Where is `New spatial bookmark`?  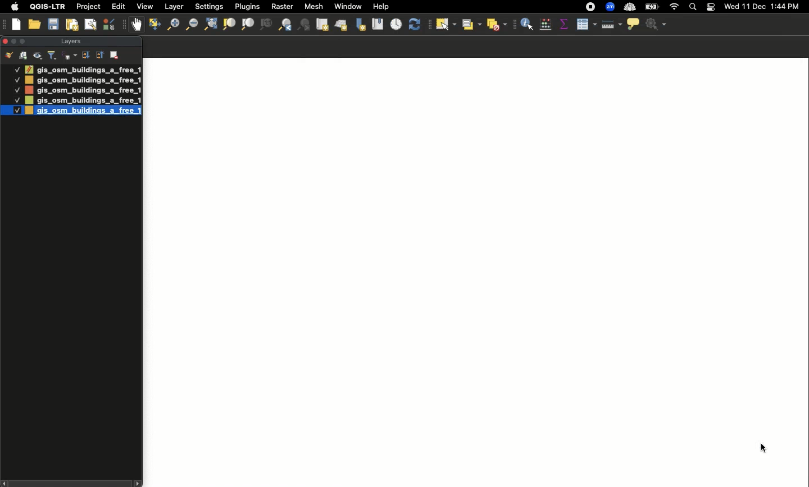
New spatial bookmark is located at coordinates (360, 25).